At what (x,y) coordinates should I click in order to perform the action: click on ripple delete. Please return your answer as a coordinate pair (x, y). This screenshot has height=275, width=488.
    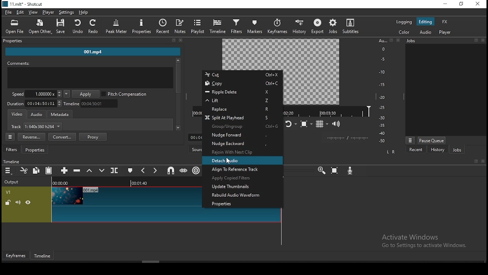
    Looking at the image, I should click on (78, 170).